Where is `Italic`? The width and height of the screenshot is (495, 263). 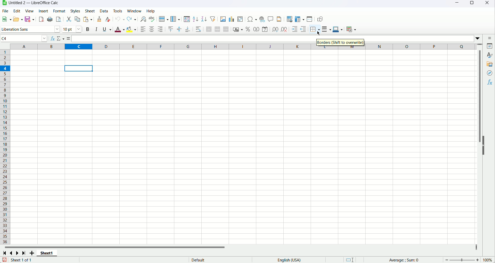
Italic is located at coordinates (97, 29).